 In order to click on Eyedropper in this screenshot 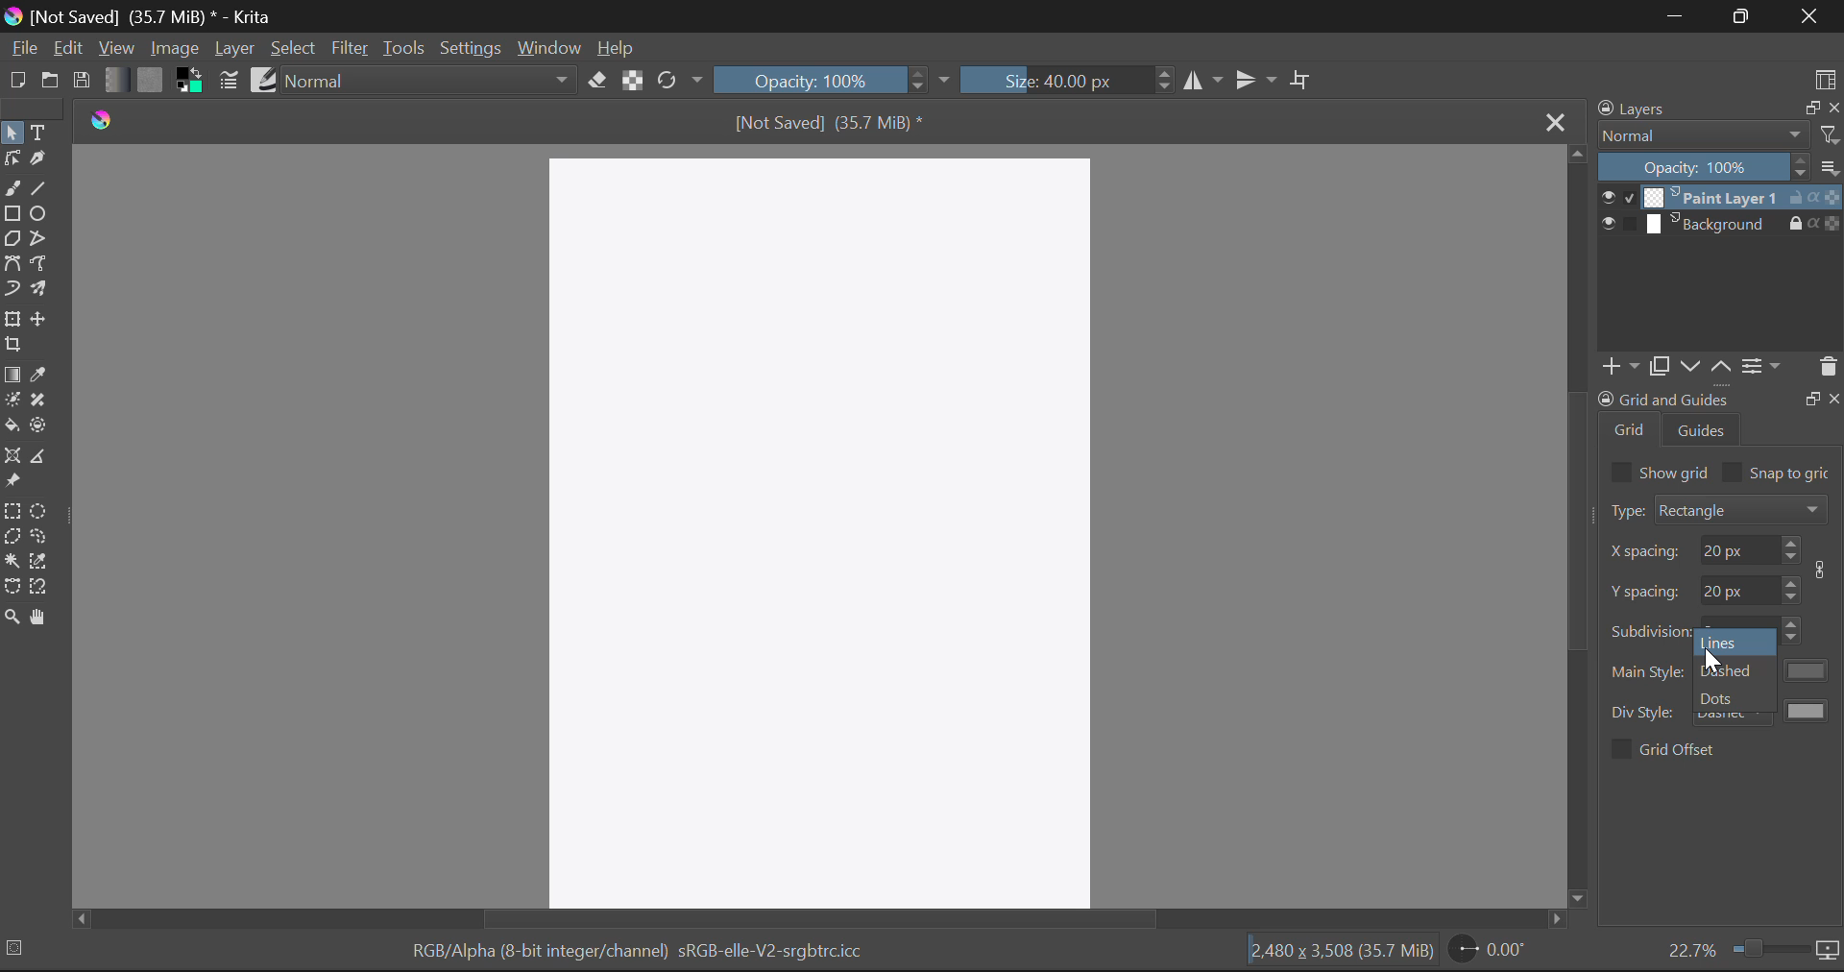, I will do `click(39, 377)`.